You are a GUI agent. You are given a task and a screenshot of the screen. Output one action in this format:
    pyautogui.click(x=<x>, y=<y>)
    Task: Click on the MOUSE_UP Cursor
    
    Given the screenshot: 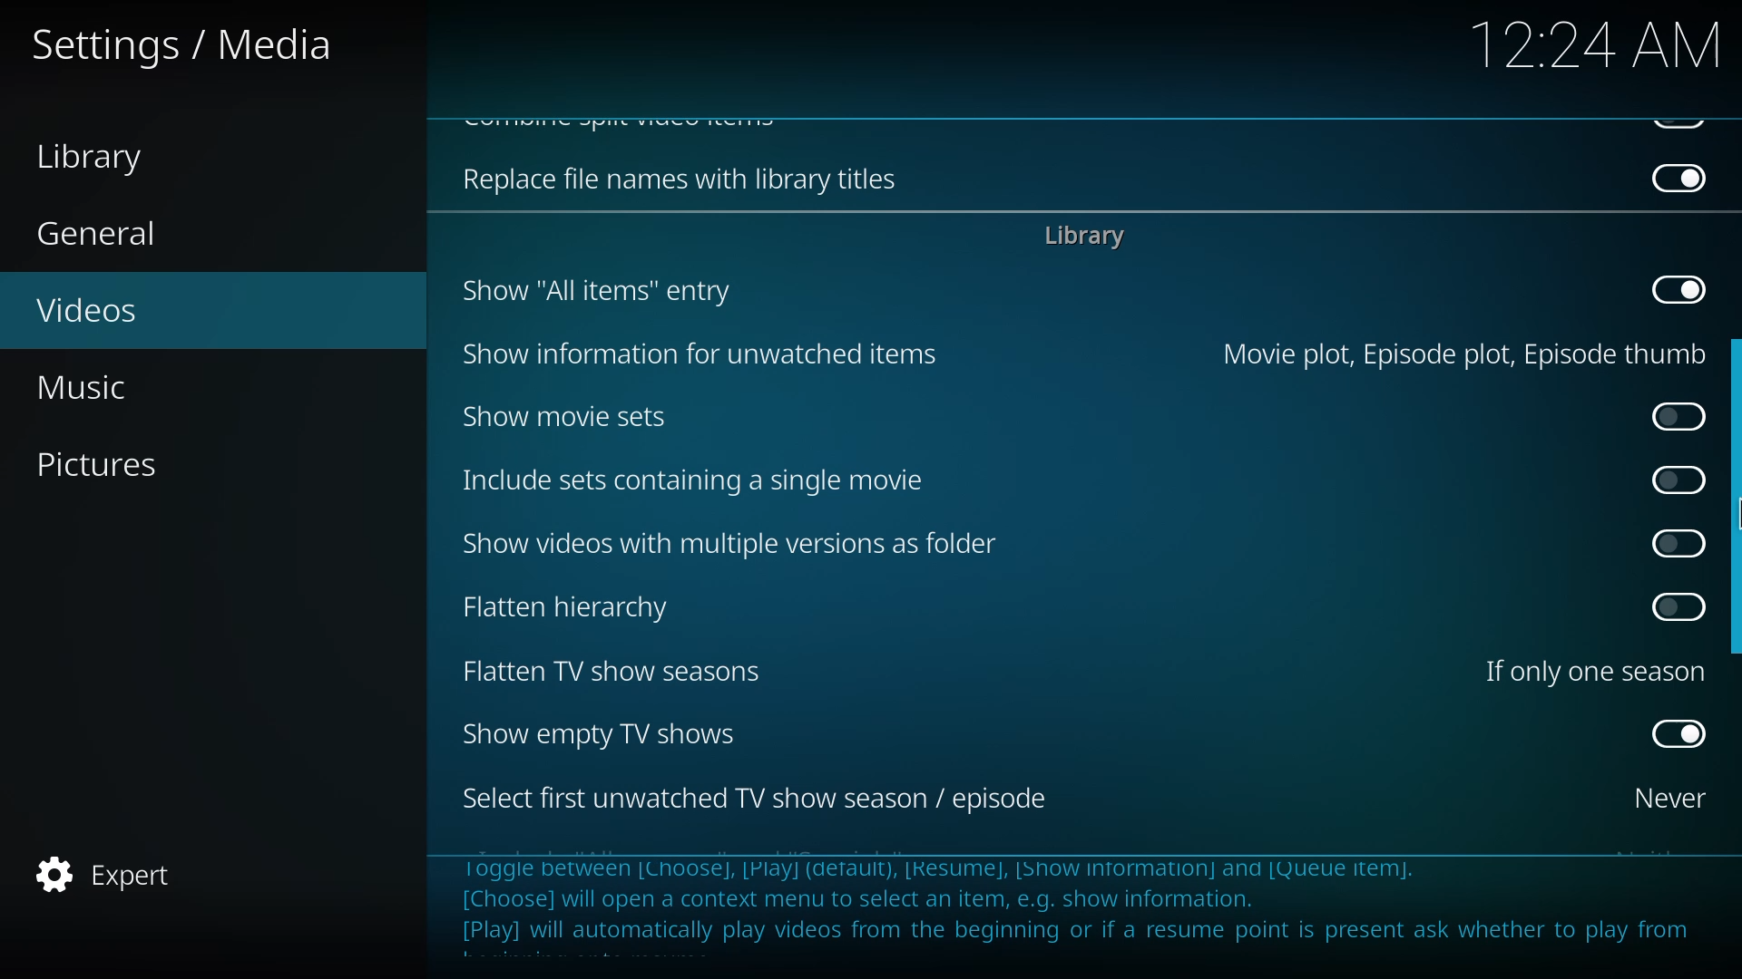 What is the action you would take?
    pyautogui.click(x=1732, y=504)
    